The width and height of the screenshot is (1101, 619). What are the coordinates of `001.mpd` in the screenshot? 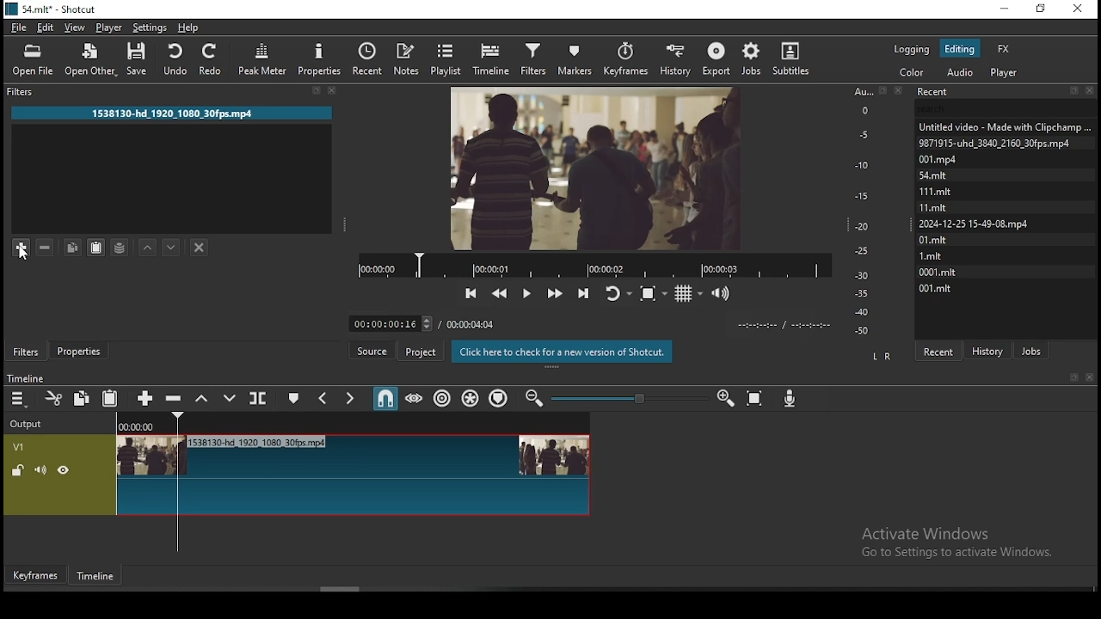 It's located at (939, 159).